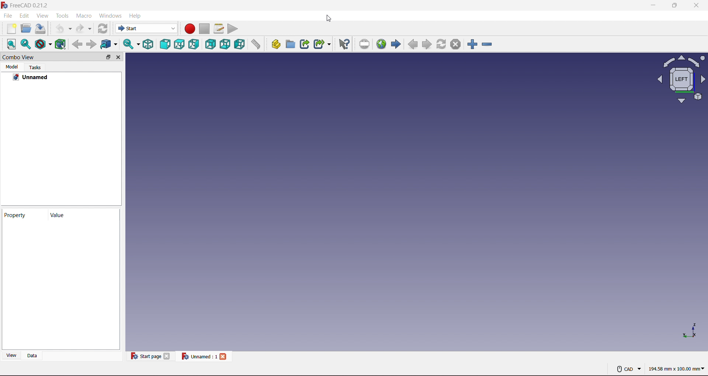 The image size is (708, 376). I want to click on Go Back, so click(77, 45).